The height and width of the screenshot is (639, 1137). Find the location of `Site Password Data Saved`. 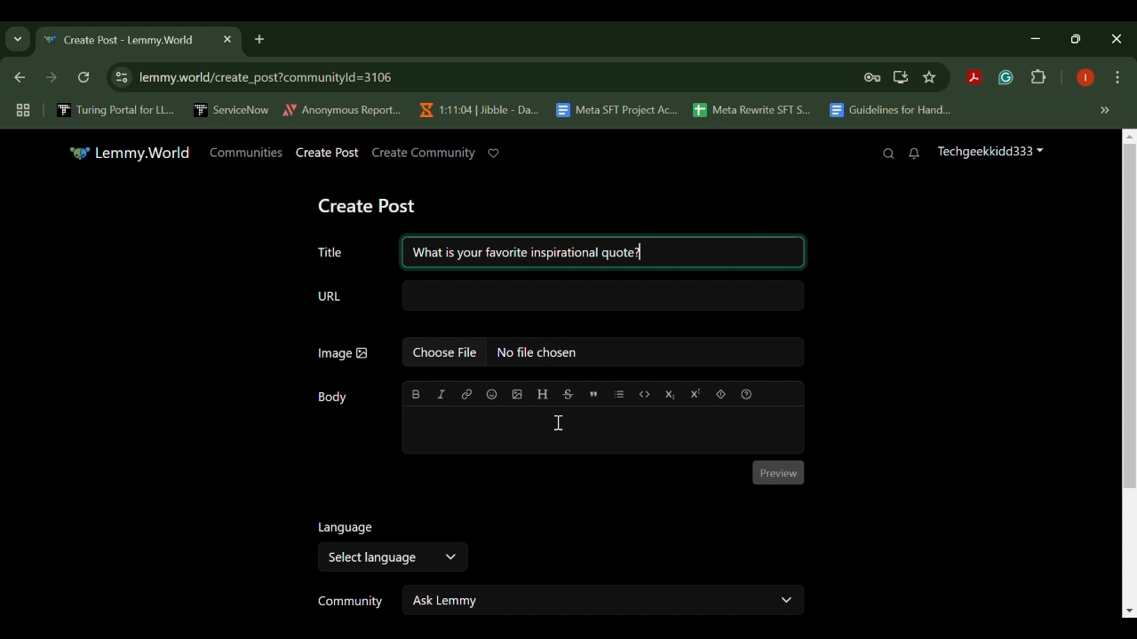

Site Password Data Saved is located at coordinates (872, 78).